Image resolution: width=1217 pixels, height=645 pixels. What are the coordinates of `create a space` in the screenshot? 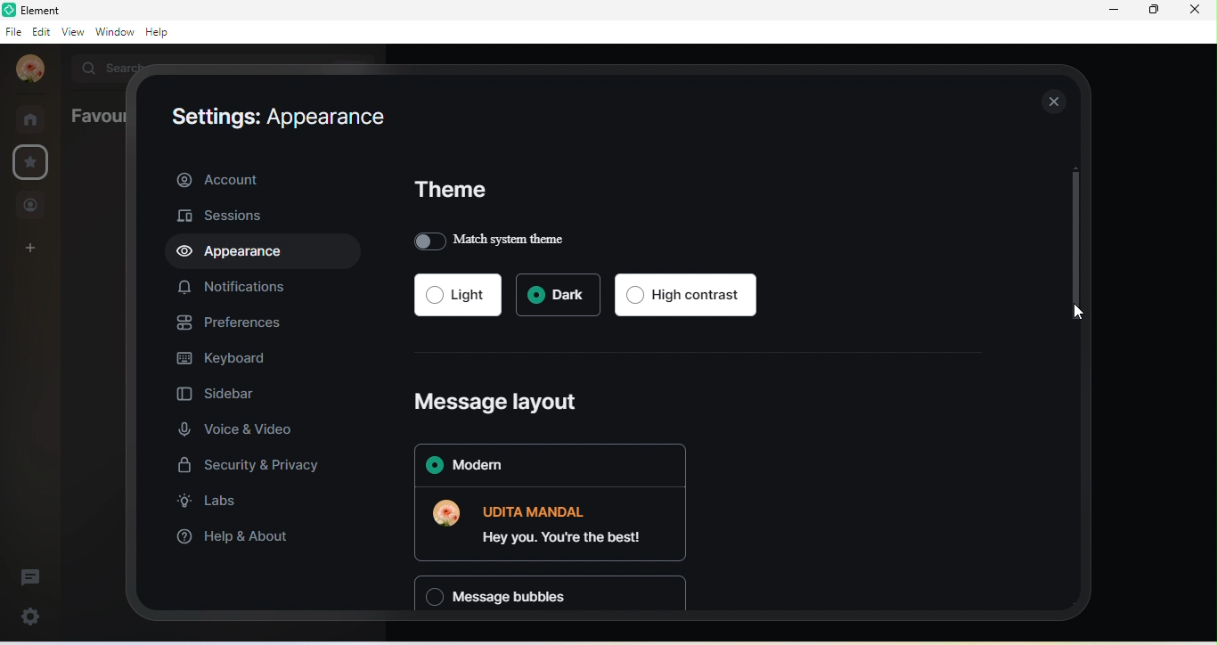 It's located at (31, 249).